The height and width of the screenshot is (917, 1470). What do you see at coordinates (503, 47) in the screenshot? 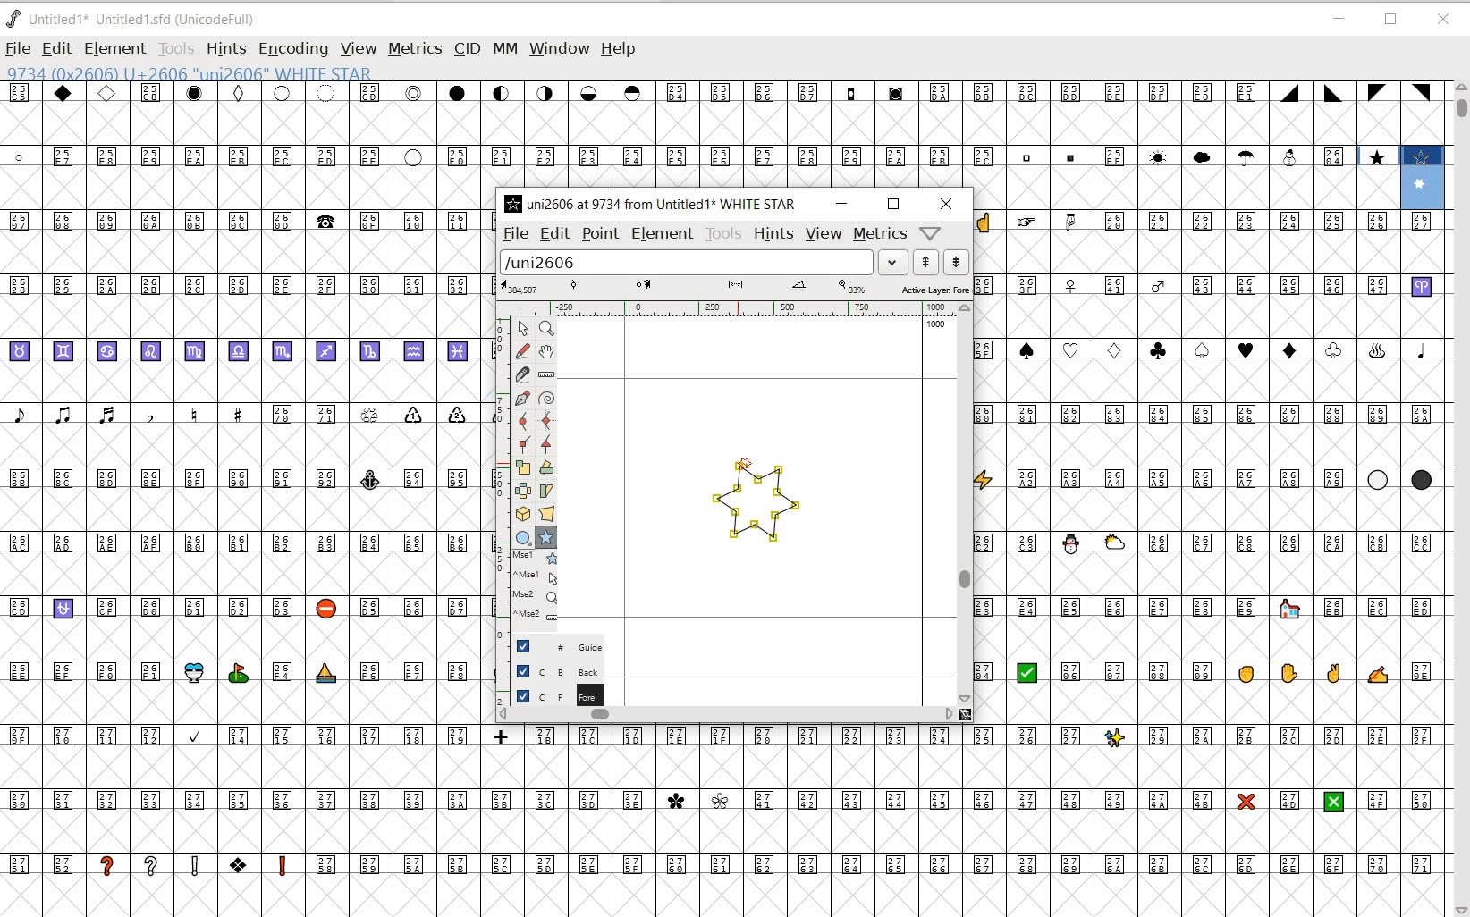
I see `MM` at bounding box center [503, 47].